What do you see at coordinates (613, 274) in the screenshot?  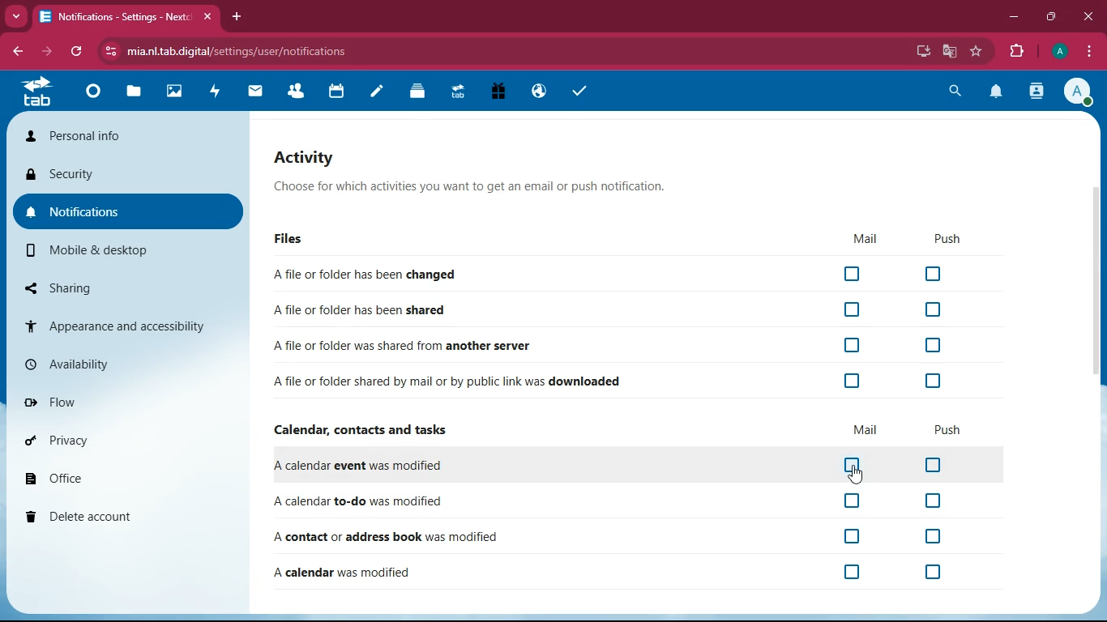 I see `A file or folder has been changed` at bounding box center [613, 274].